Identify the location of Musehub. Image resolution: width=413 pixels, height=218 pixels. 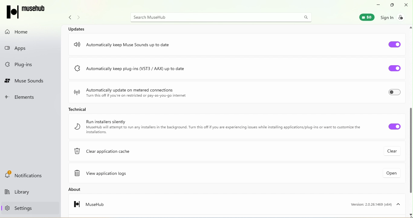
(29, 12).